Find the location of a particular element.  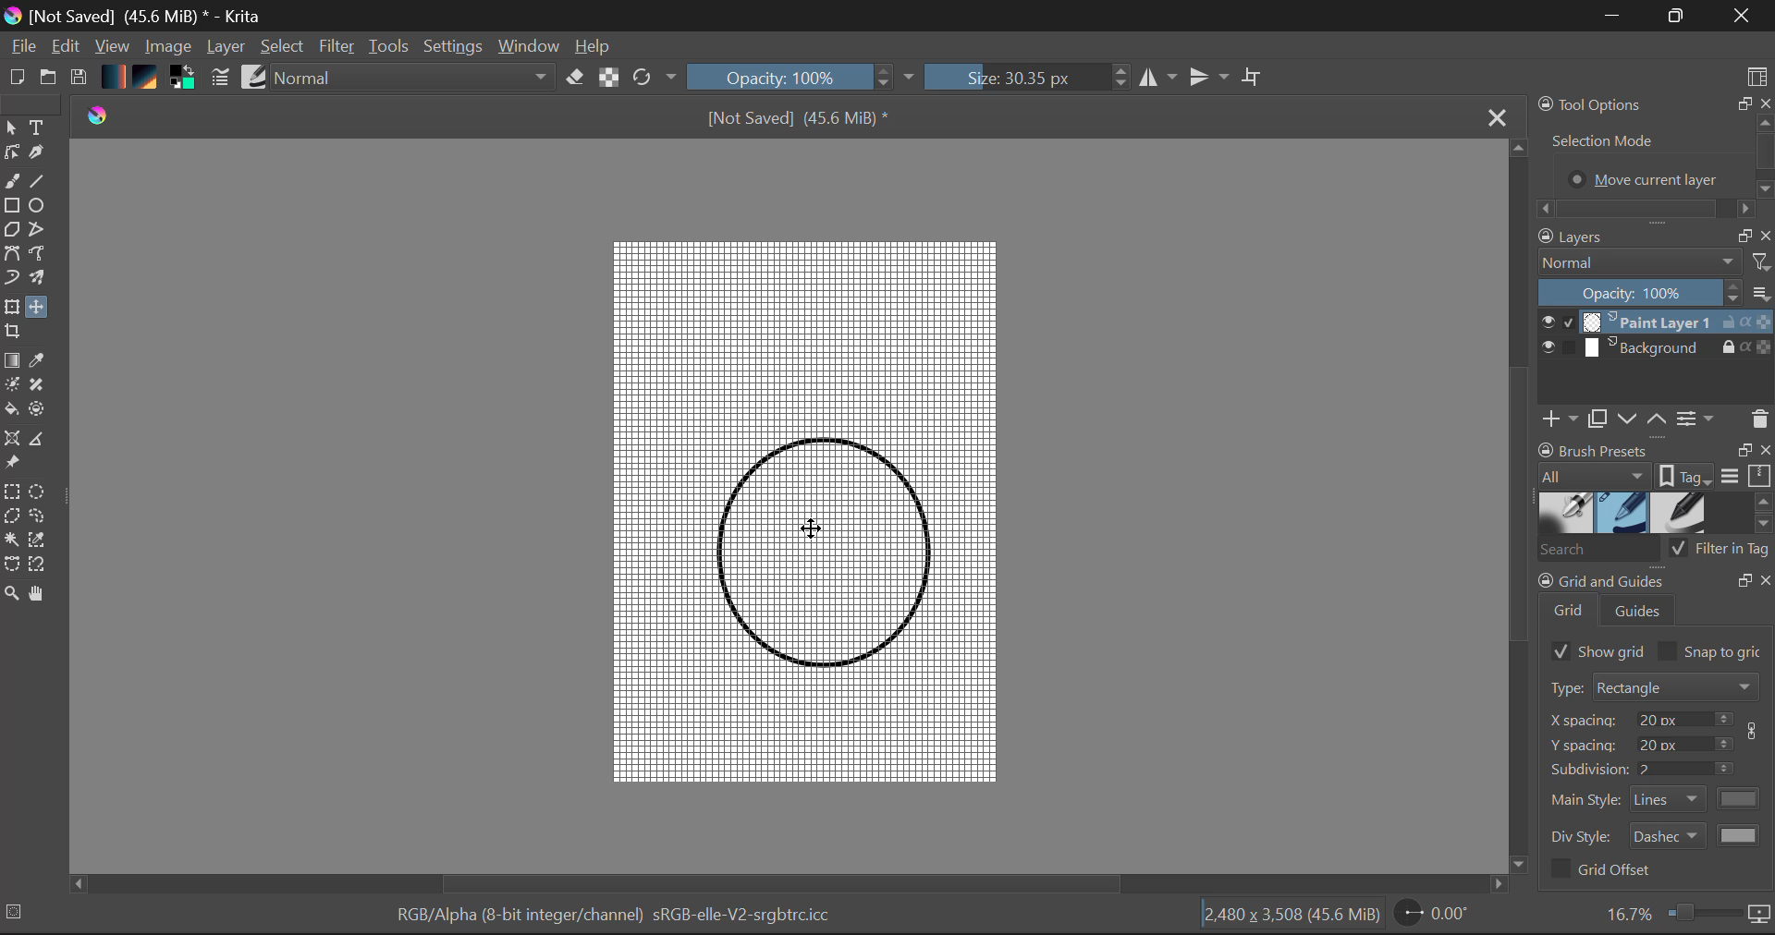

Color Information is located at coordinates (623, 918).